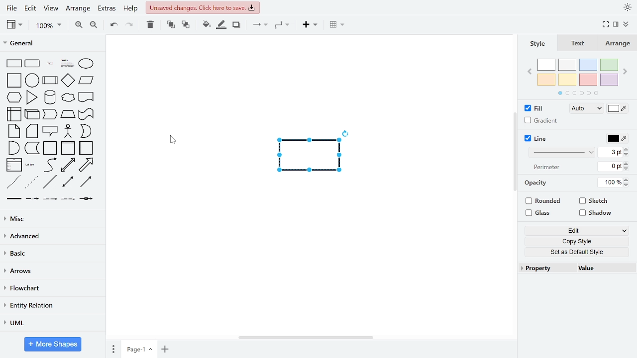  What do you see at coordinates (78, 26) in the screenshot?
I see `zoom in` at bounding box center [78, 26].